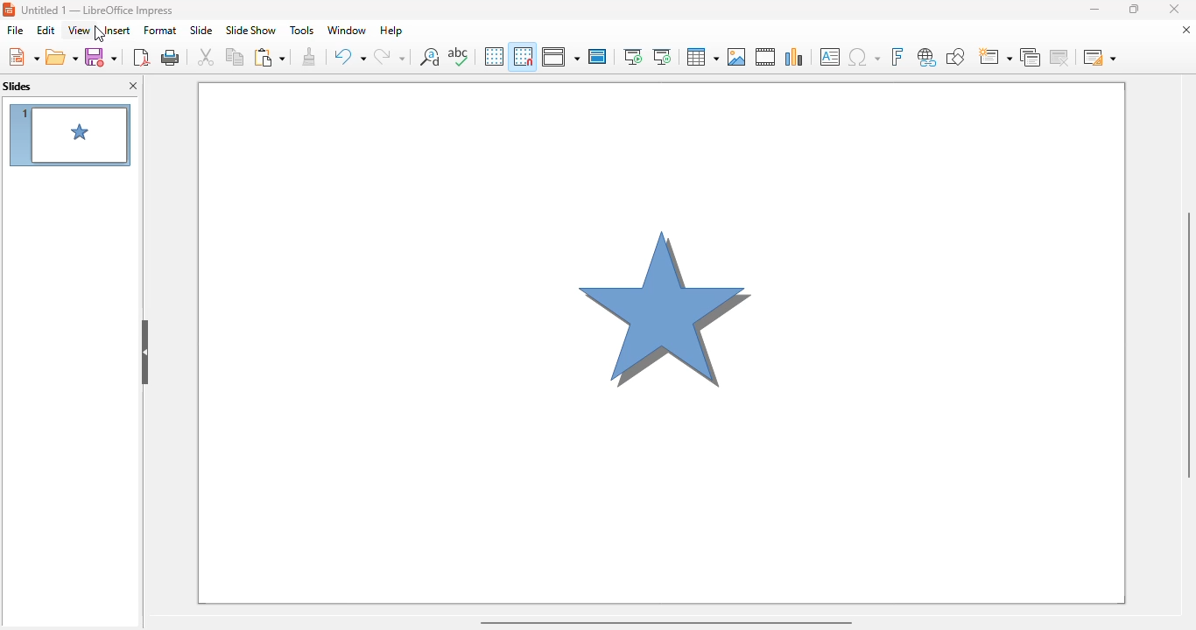 The image size is (1196, 630). I want to click on slide layout, so click(1100, 57).